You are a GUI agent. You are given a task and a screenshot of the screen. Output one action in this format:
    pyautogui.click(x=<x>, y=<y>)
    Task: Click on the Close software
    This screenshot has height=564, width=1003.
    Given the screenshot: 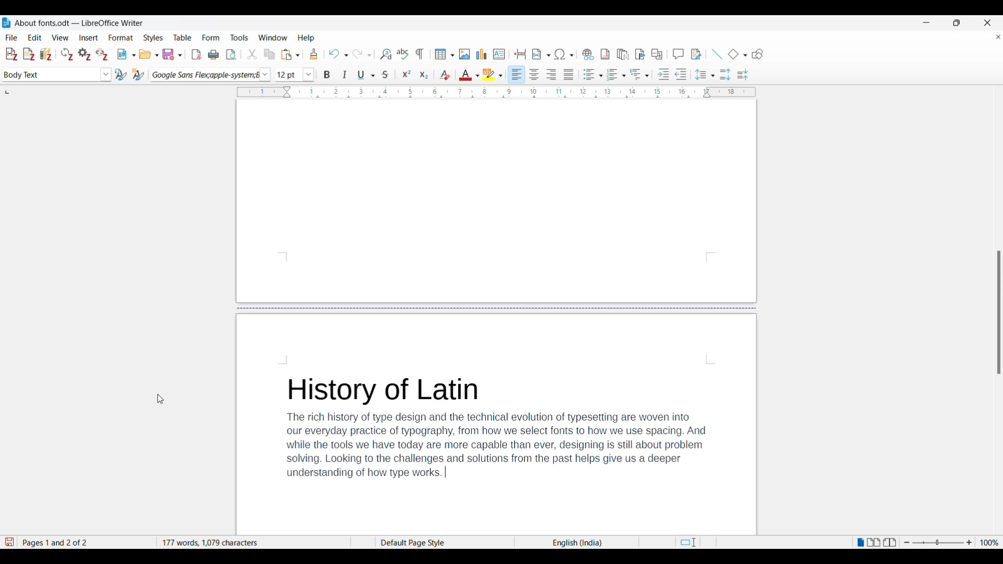 What is the action you would take?
    pyautogui.click(x=987, y=23)
    